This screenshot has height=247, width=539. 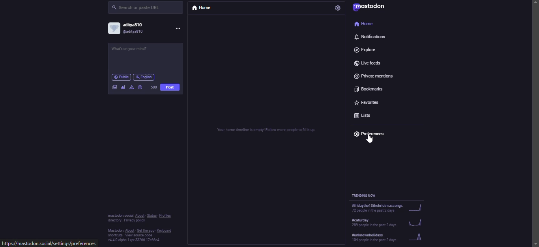 What do you see at coordinates (131, 236) in the screenshot?
I see `shortcuts • View source code` at bounding box center [131, 236].